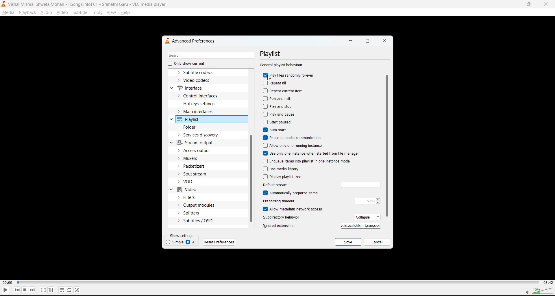  Describe the element at coordinates (193, 41) in the screenshot. I see `advanced preferences` at that location.